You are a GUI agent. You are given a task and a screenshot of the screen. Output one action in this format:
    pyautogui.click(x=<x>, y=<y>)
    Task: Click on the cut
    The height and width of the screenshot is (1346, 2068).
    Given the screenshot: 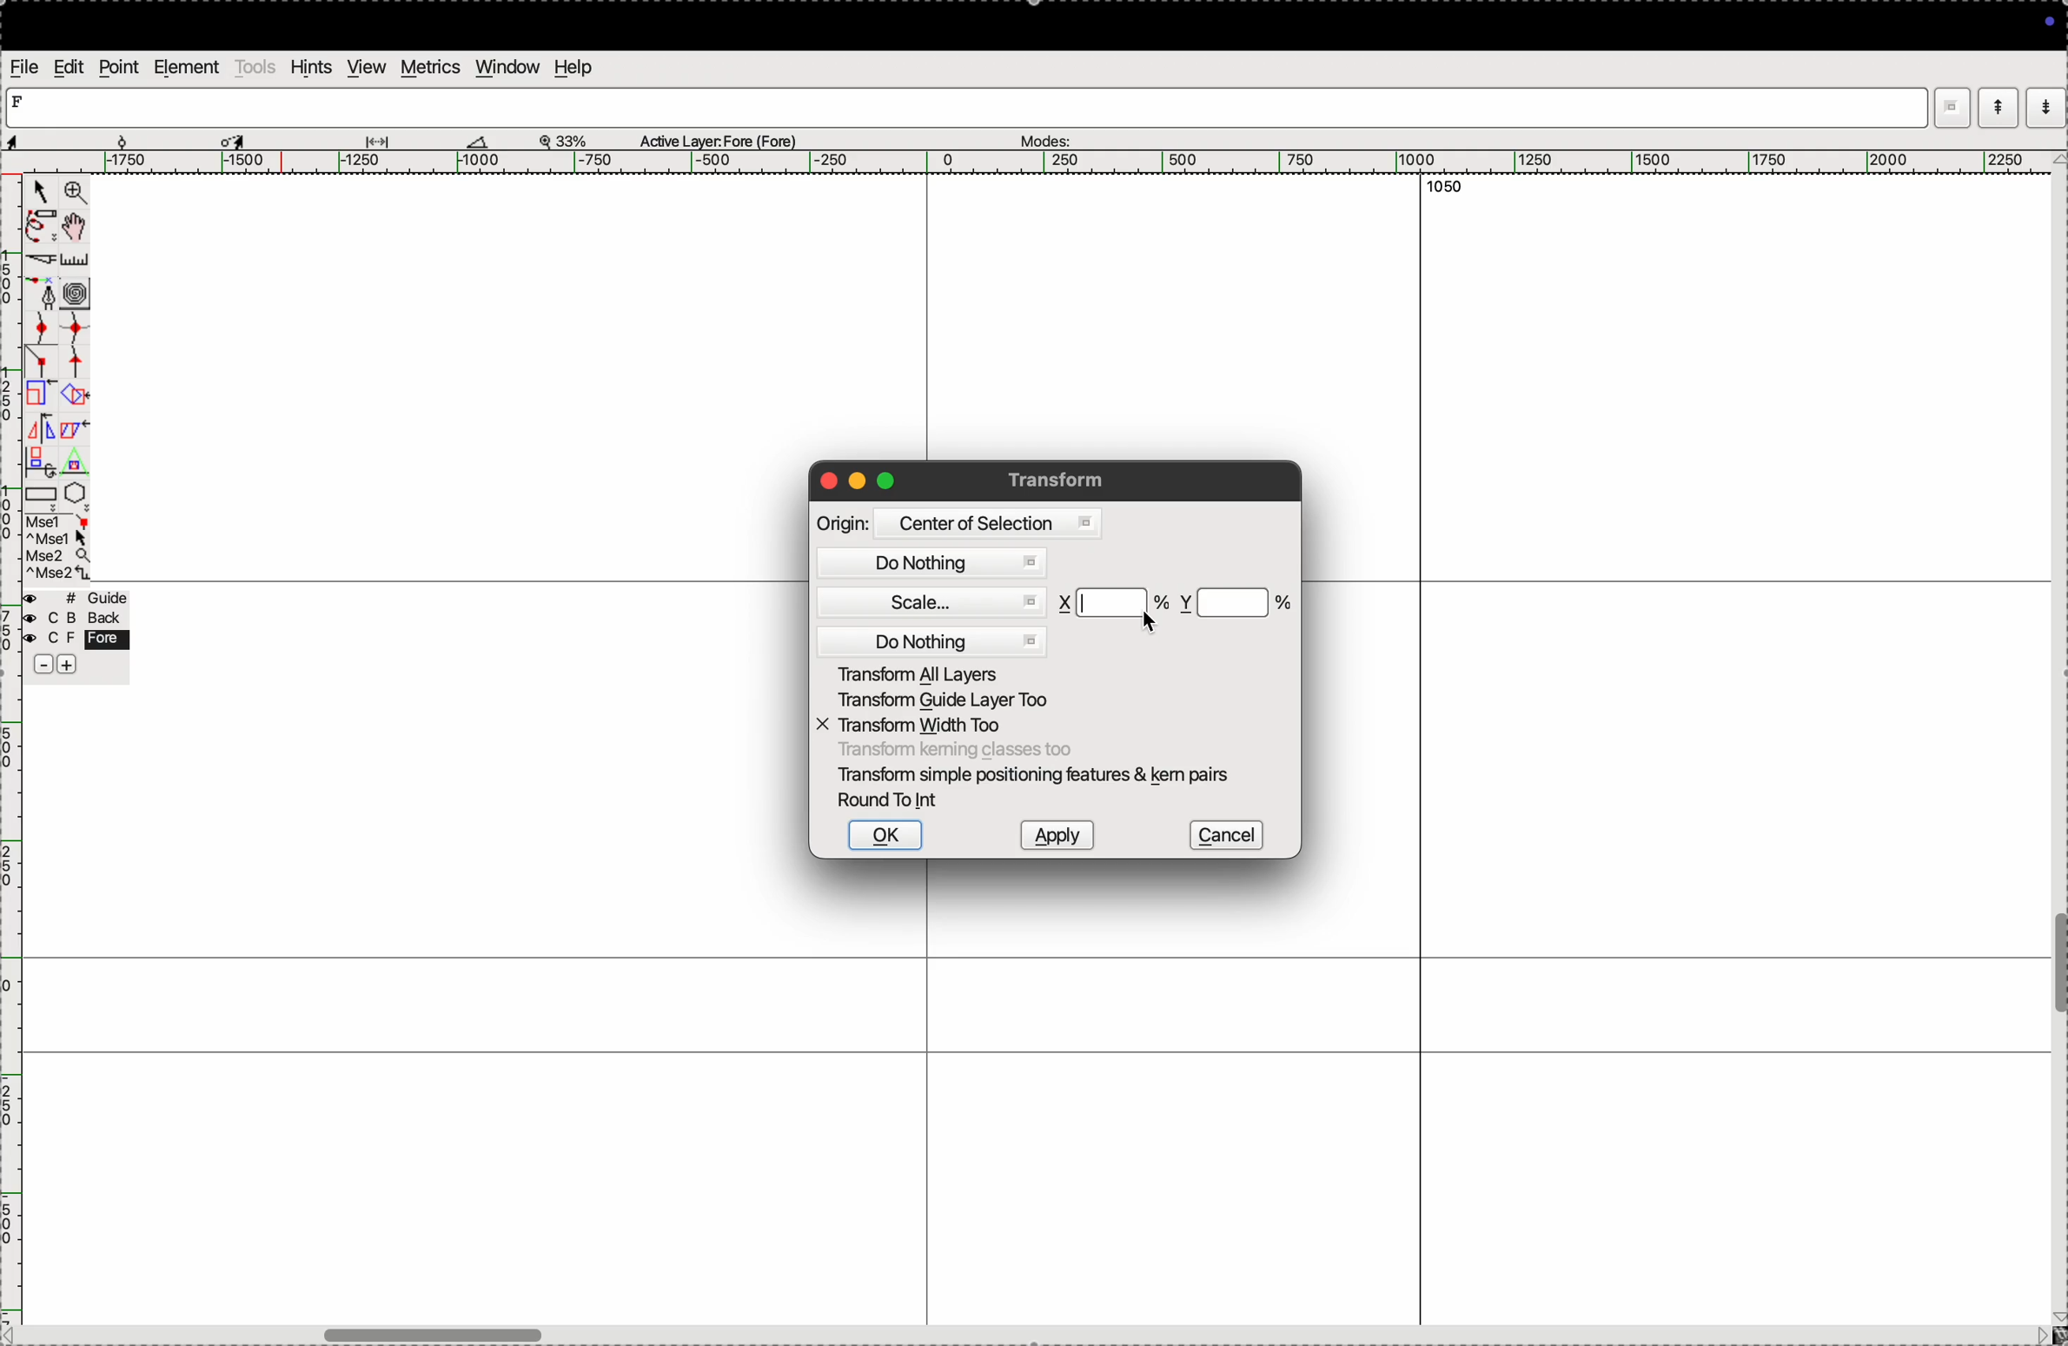 What is the action you would take?
    pyautogui.click(x=42, y=262)
    